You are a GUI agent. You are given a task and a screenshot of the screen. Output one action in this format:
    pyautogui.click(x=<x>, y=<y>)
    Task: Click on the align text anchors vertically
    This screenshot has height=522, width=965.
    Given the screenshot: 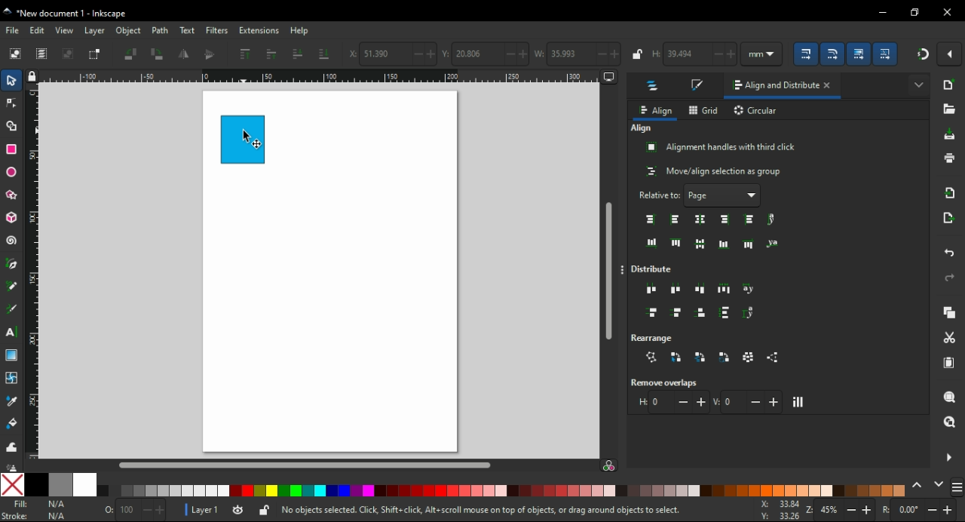 What is the action you would take?
    pyautogui.click(x=771, y=243)
    